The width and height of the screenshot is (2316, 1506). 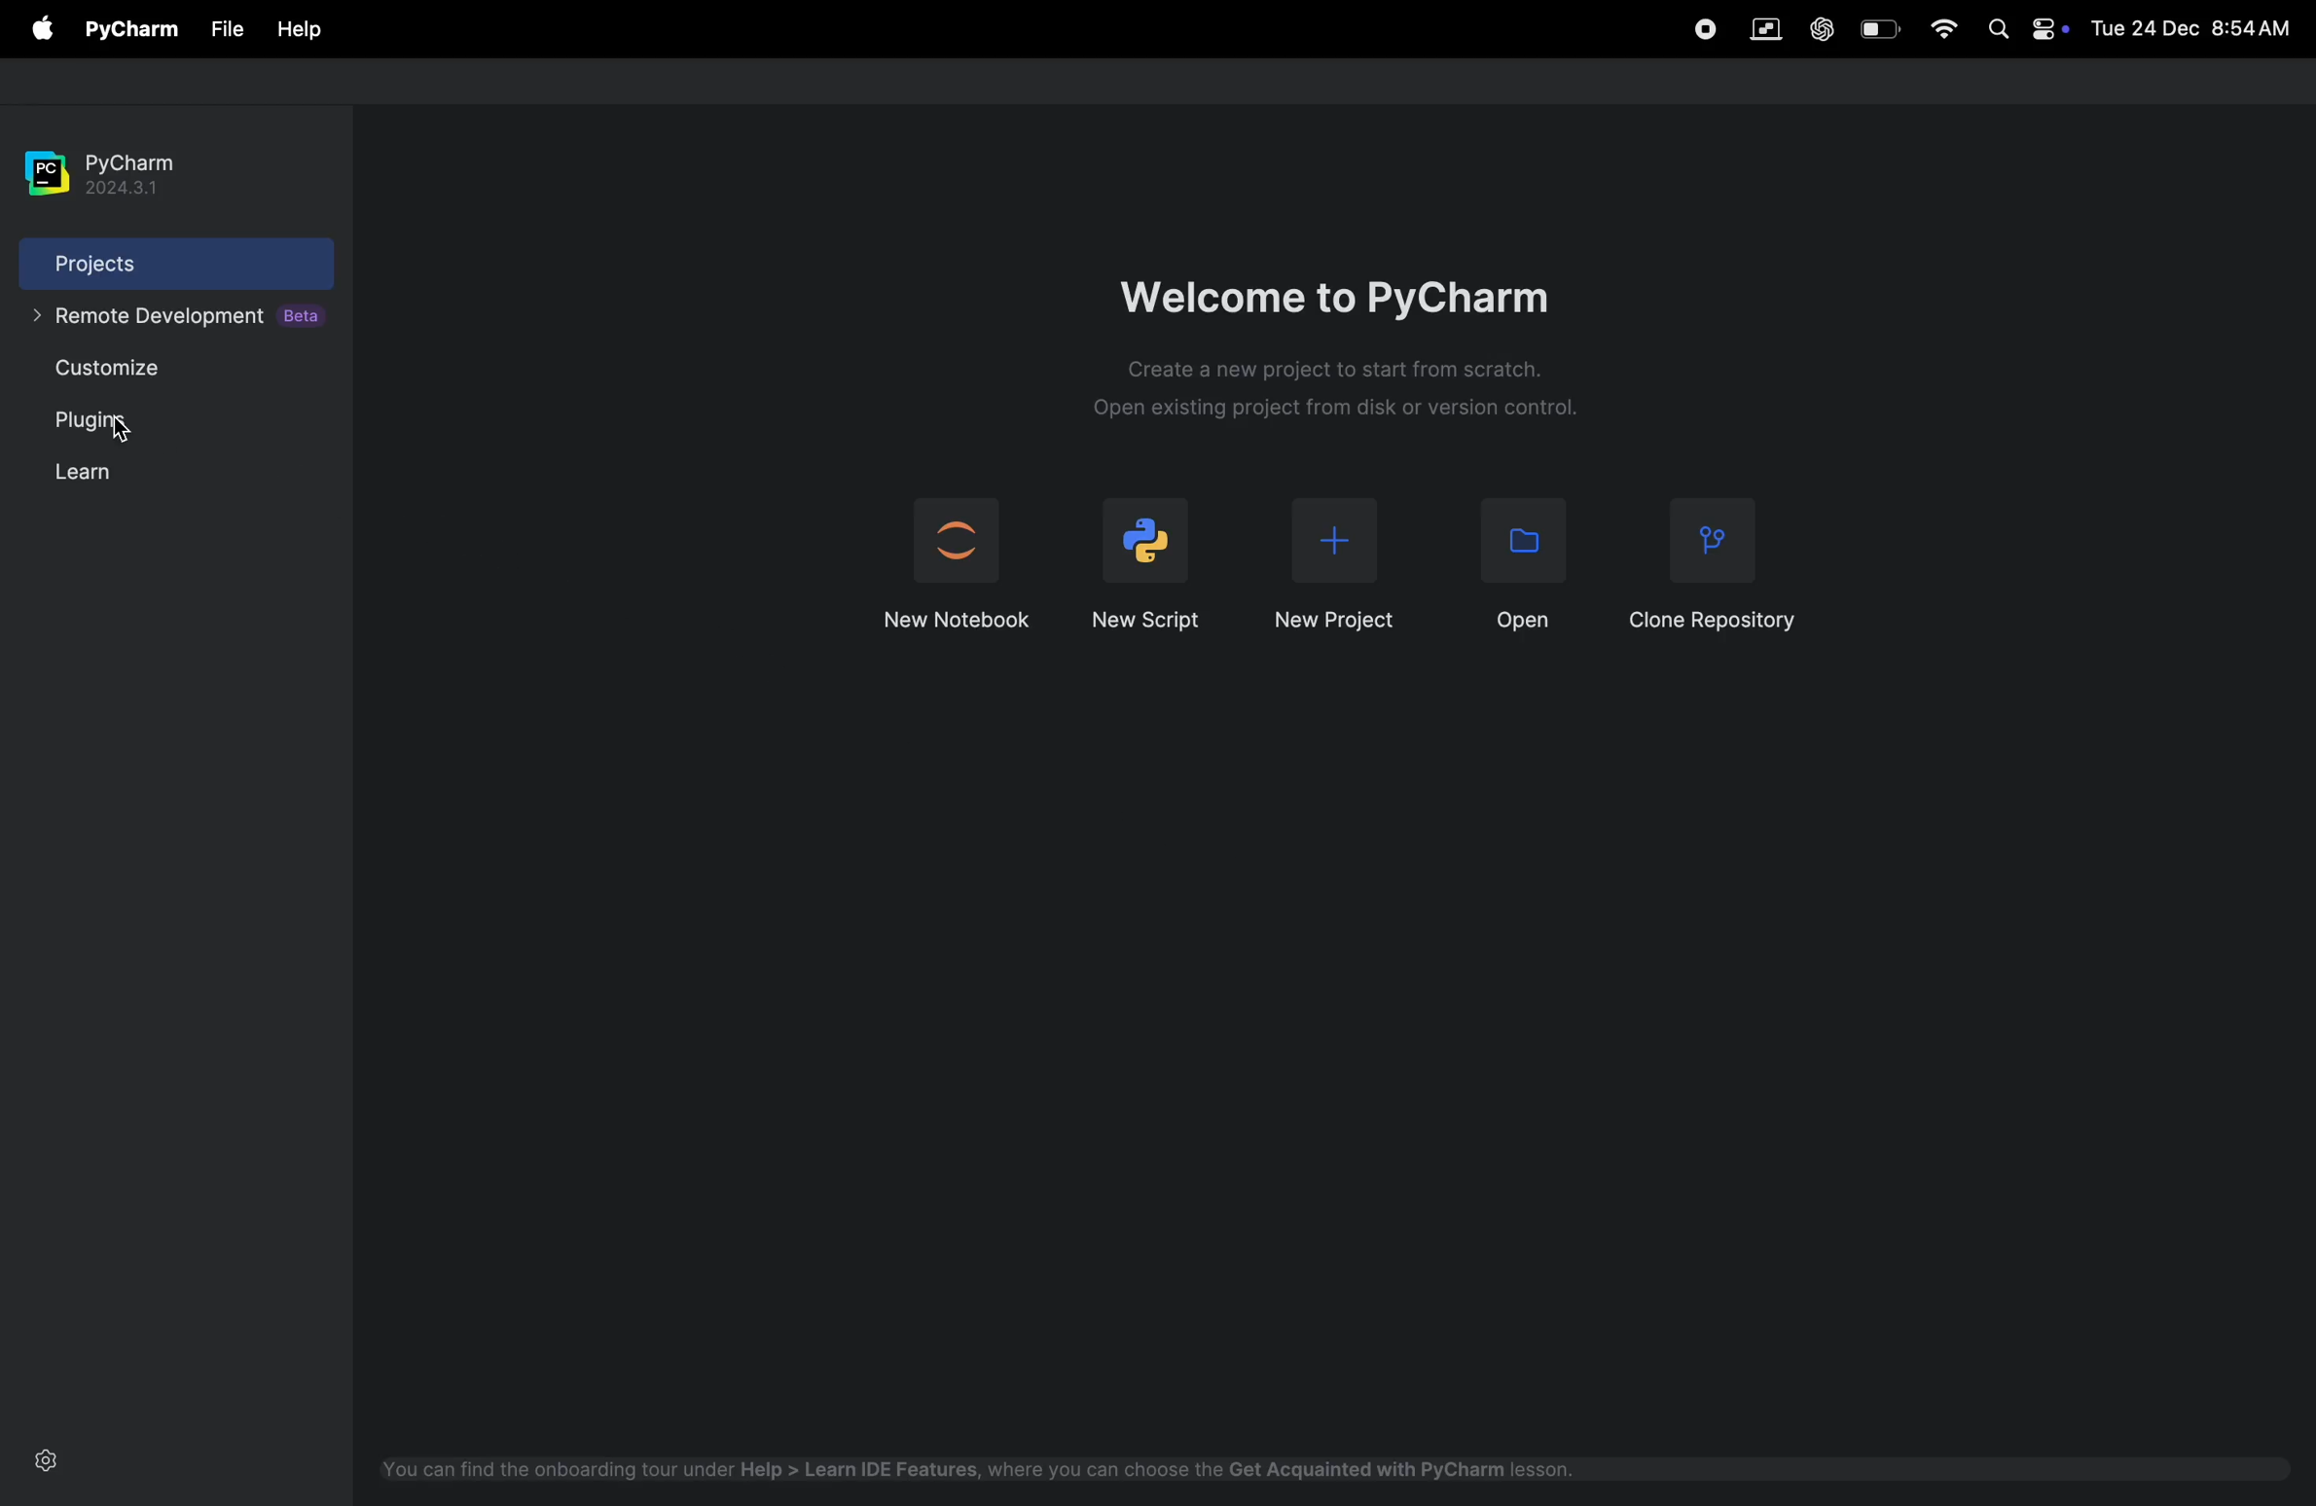 I want to click on Welcome to pycharm, so click(x=1344, y=288).